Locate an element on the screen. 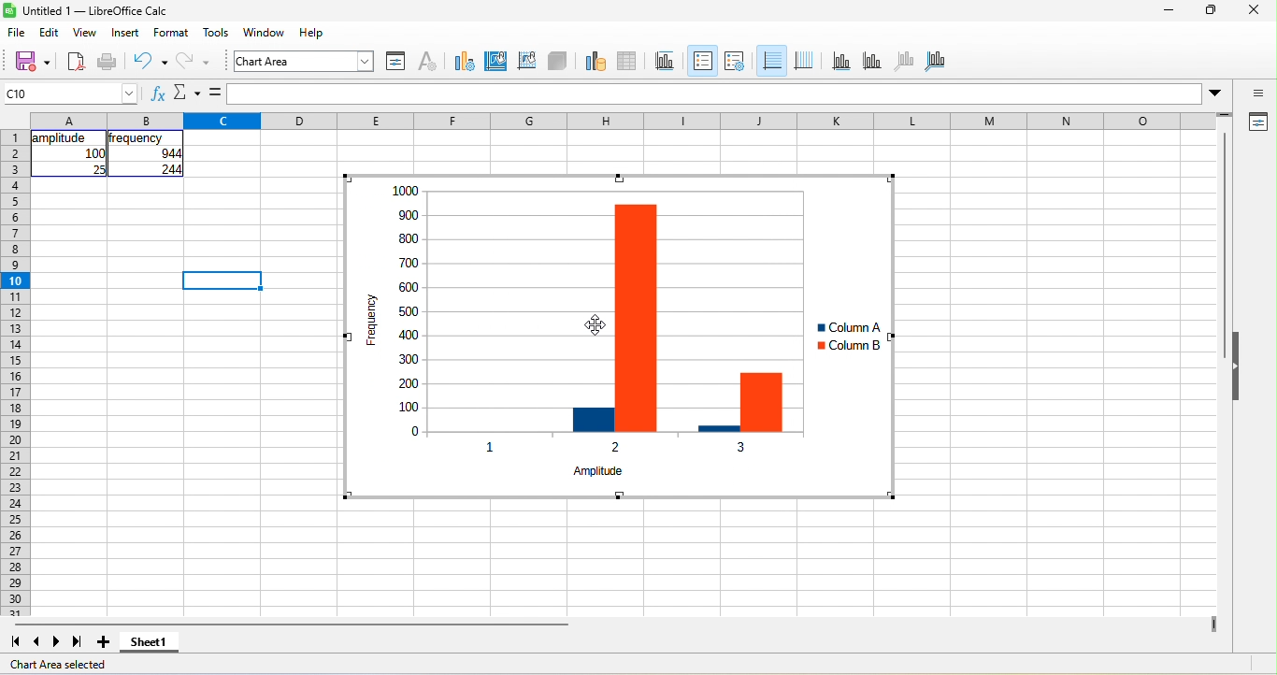  sidebar settings is located at coordinates (1256, 93).